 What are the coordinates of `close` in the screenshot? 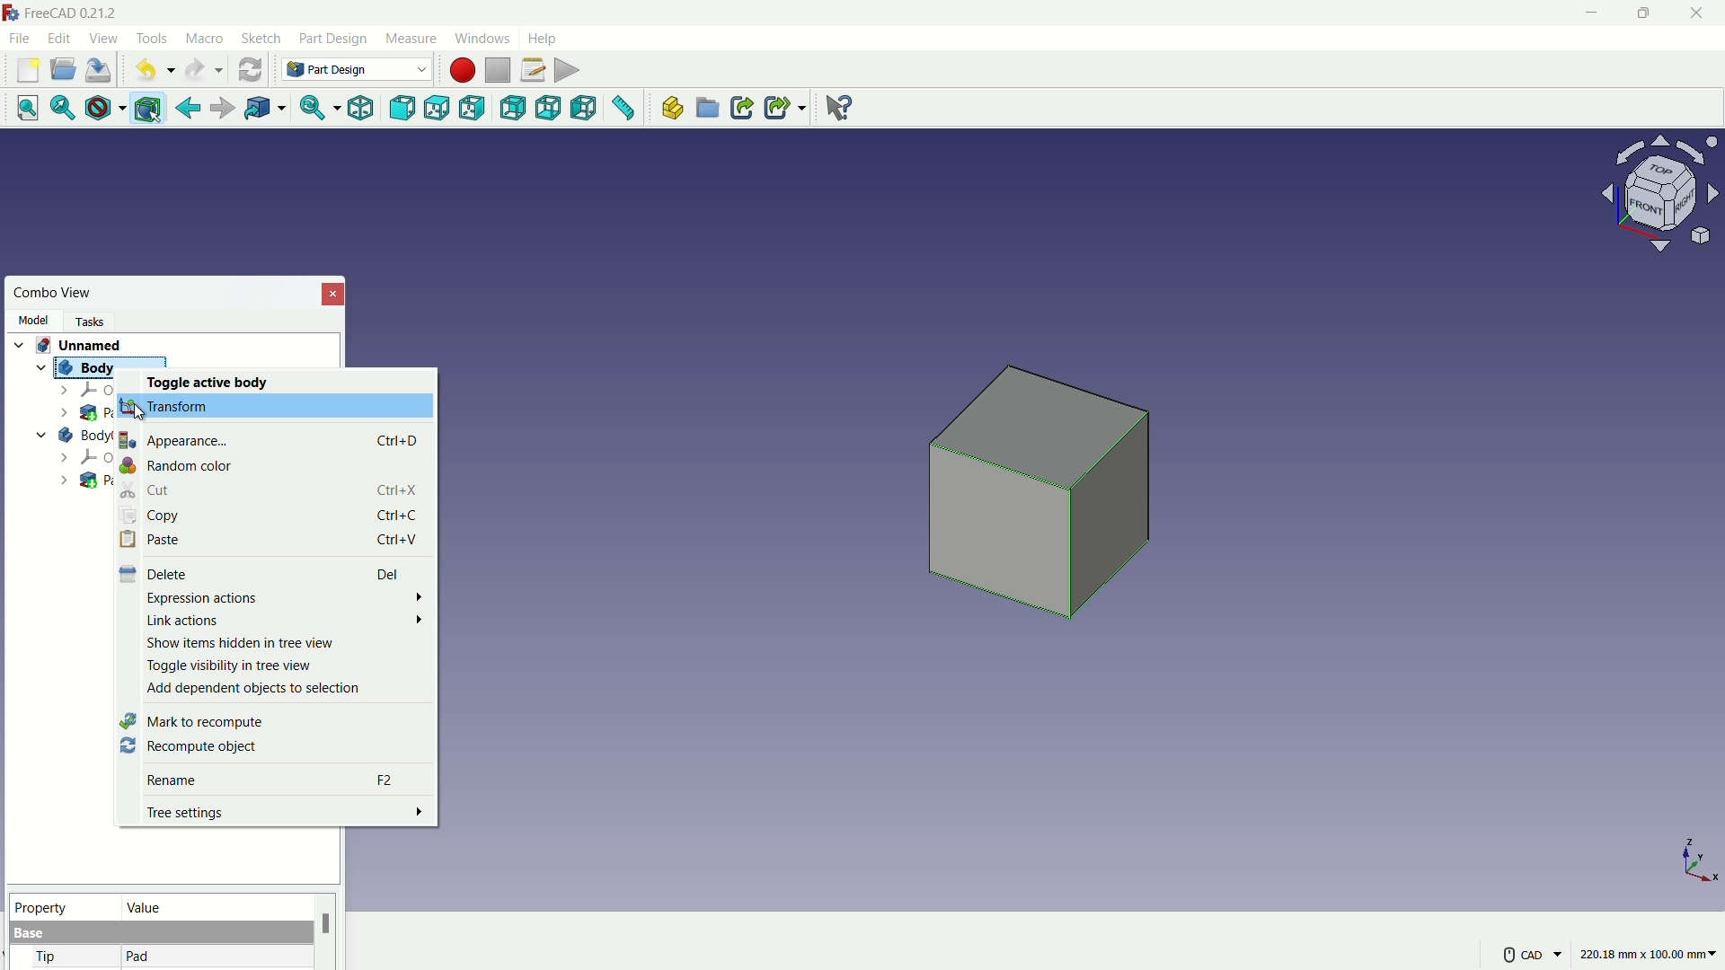 It's located at (334, 293).